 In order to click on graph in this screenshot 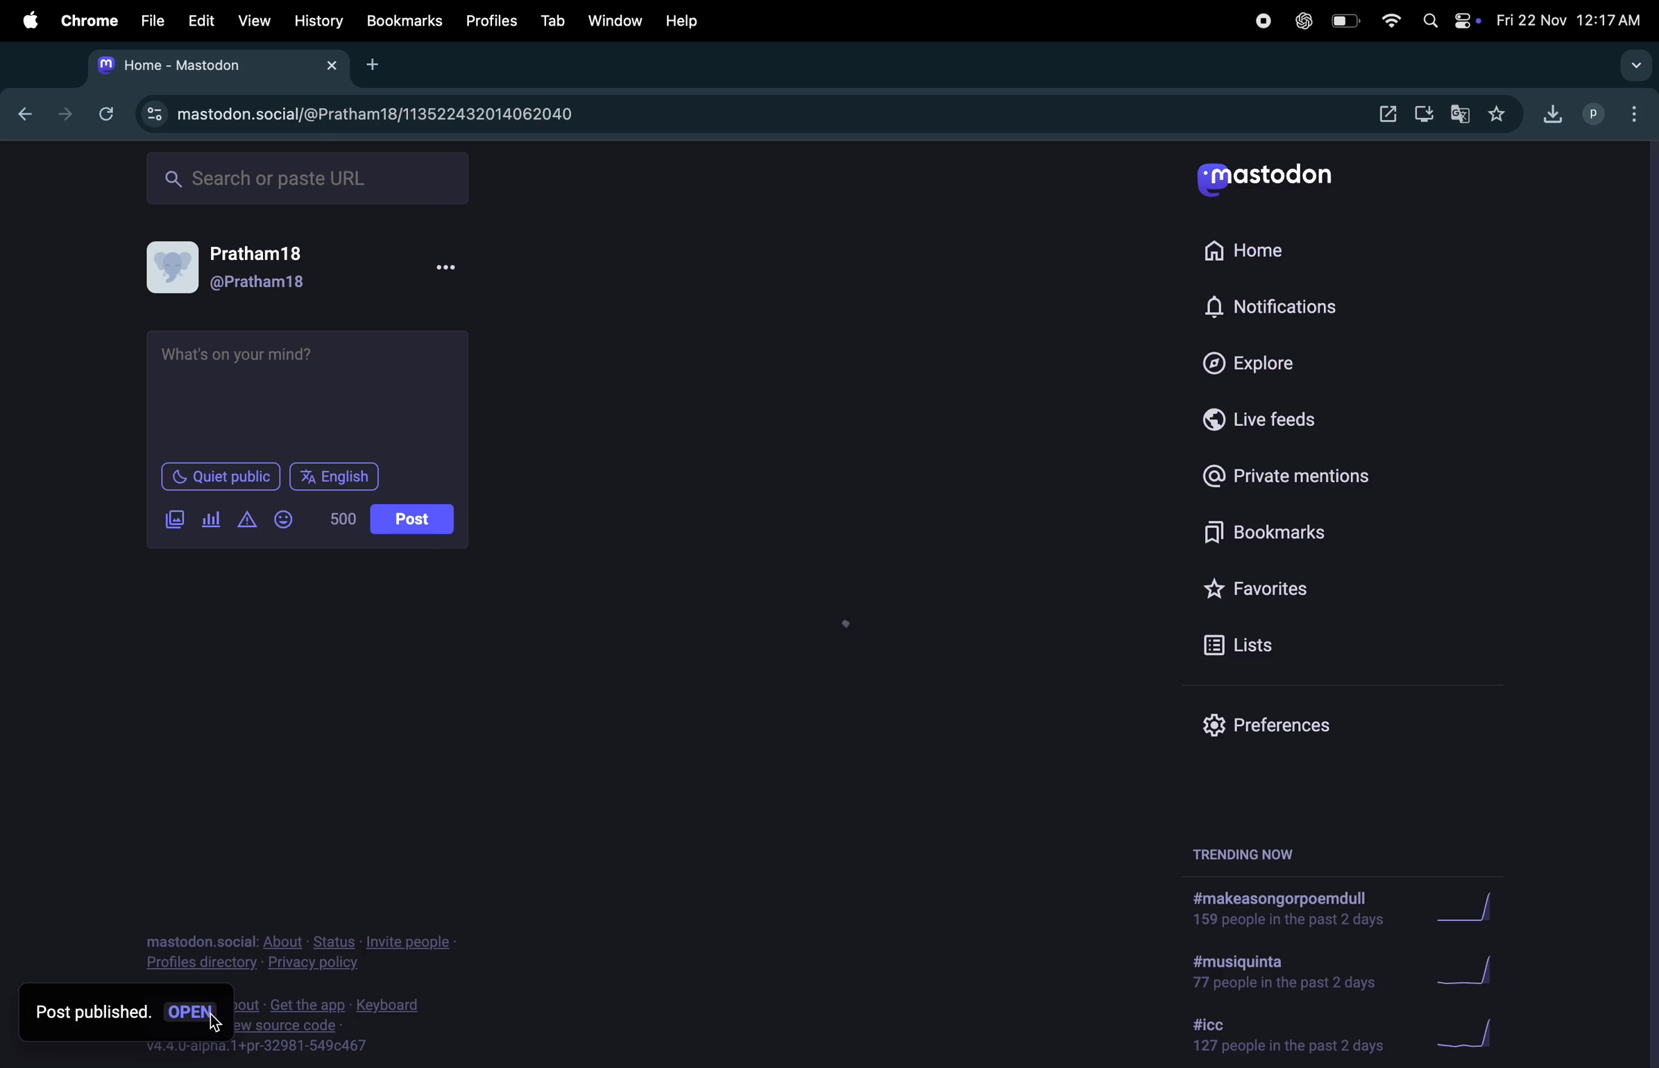, I will do `click(1457, 907)`.